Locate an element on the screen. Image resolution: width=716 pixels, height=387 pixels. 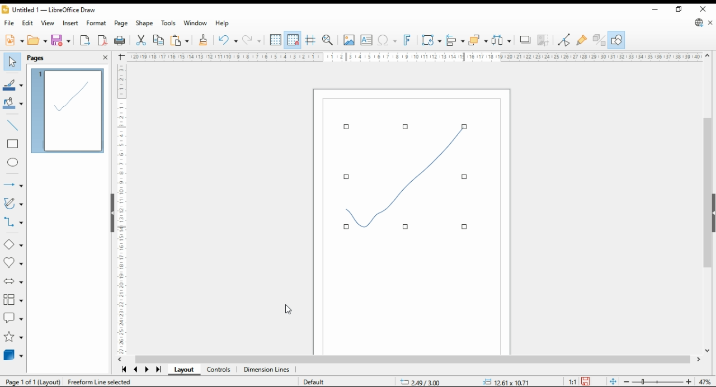
scroll bar is located at coordinates (706, 205).